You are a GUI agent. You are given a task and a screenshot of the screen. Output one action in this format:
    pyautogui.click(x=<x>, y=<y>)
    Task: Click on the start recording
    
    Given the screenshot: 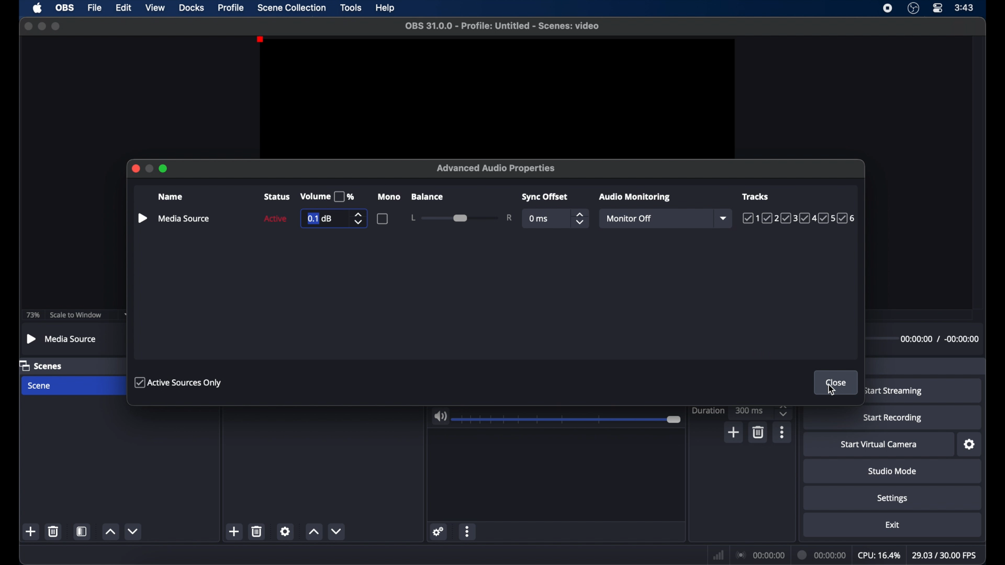 What is the action you would take?
    pyautogui.click(x=892, y=418)
    